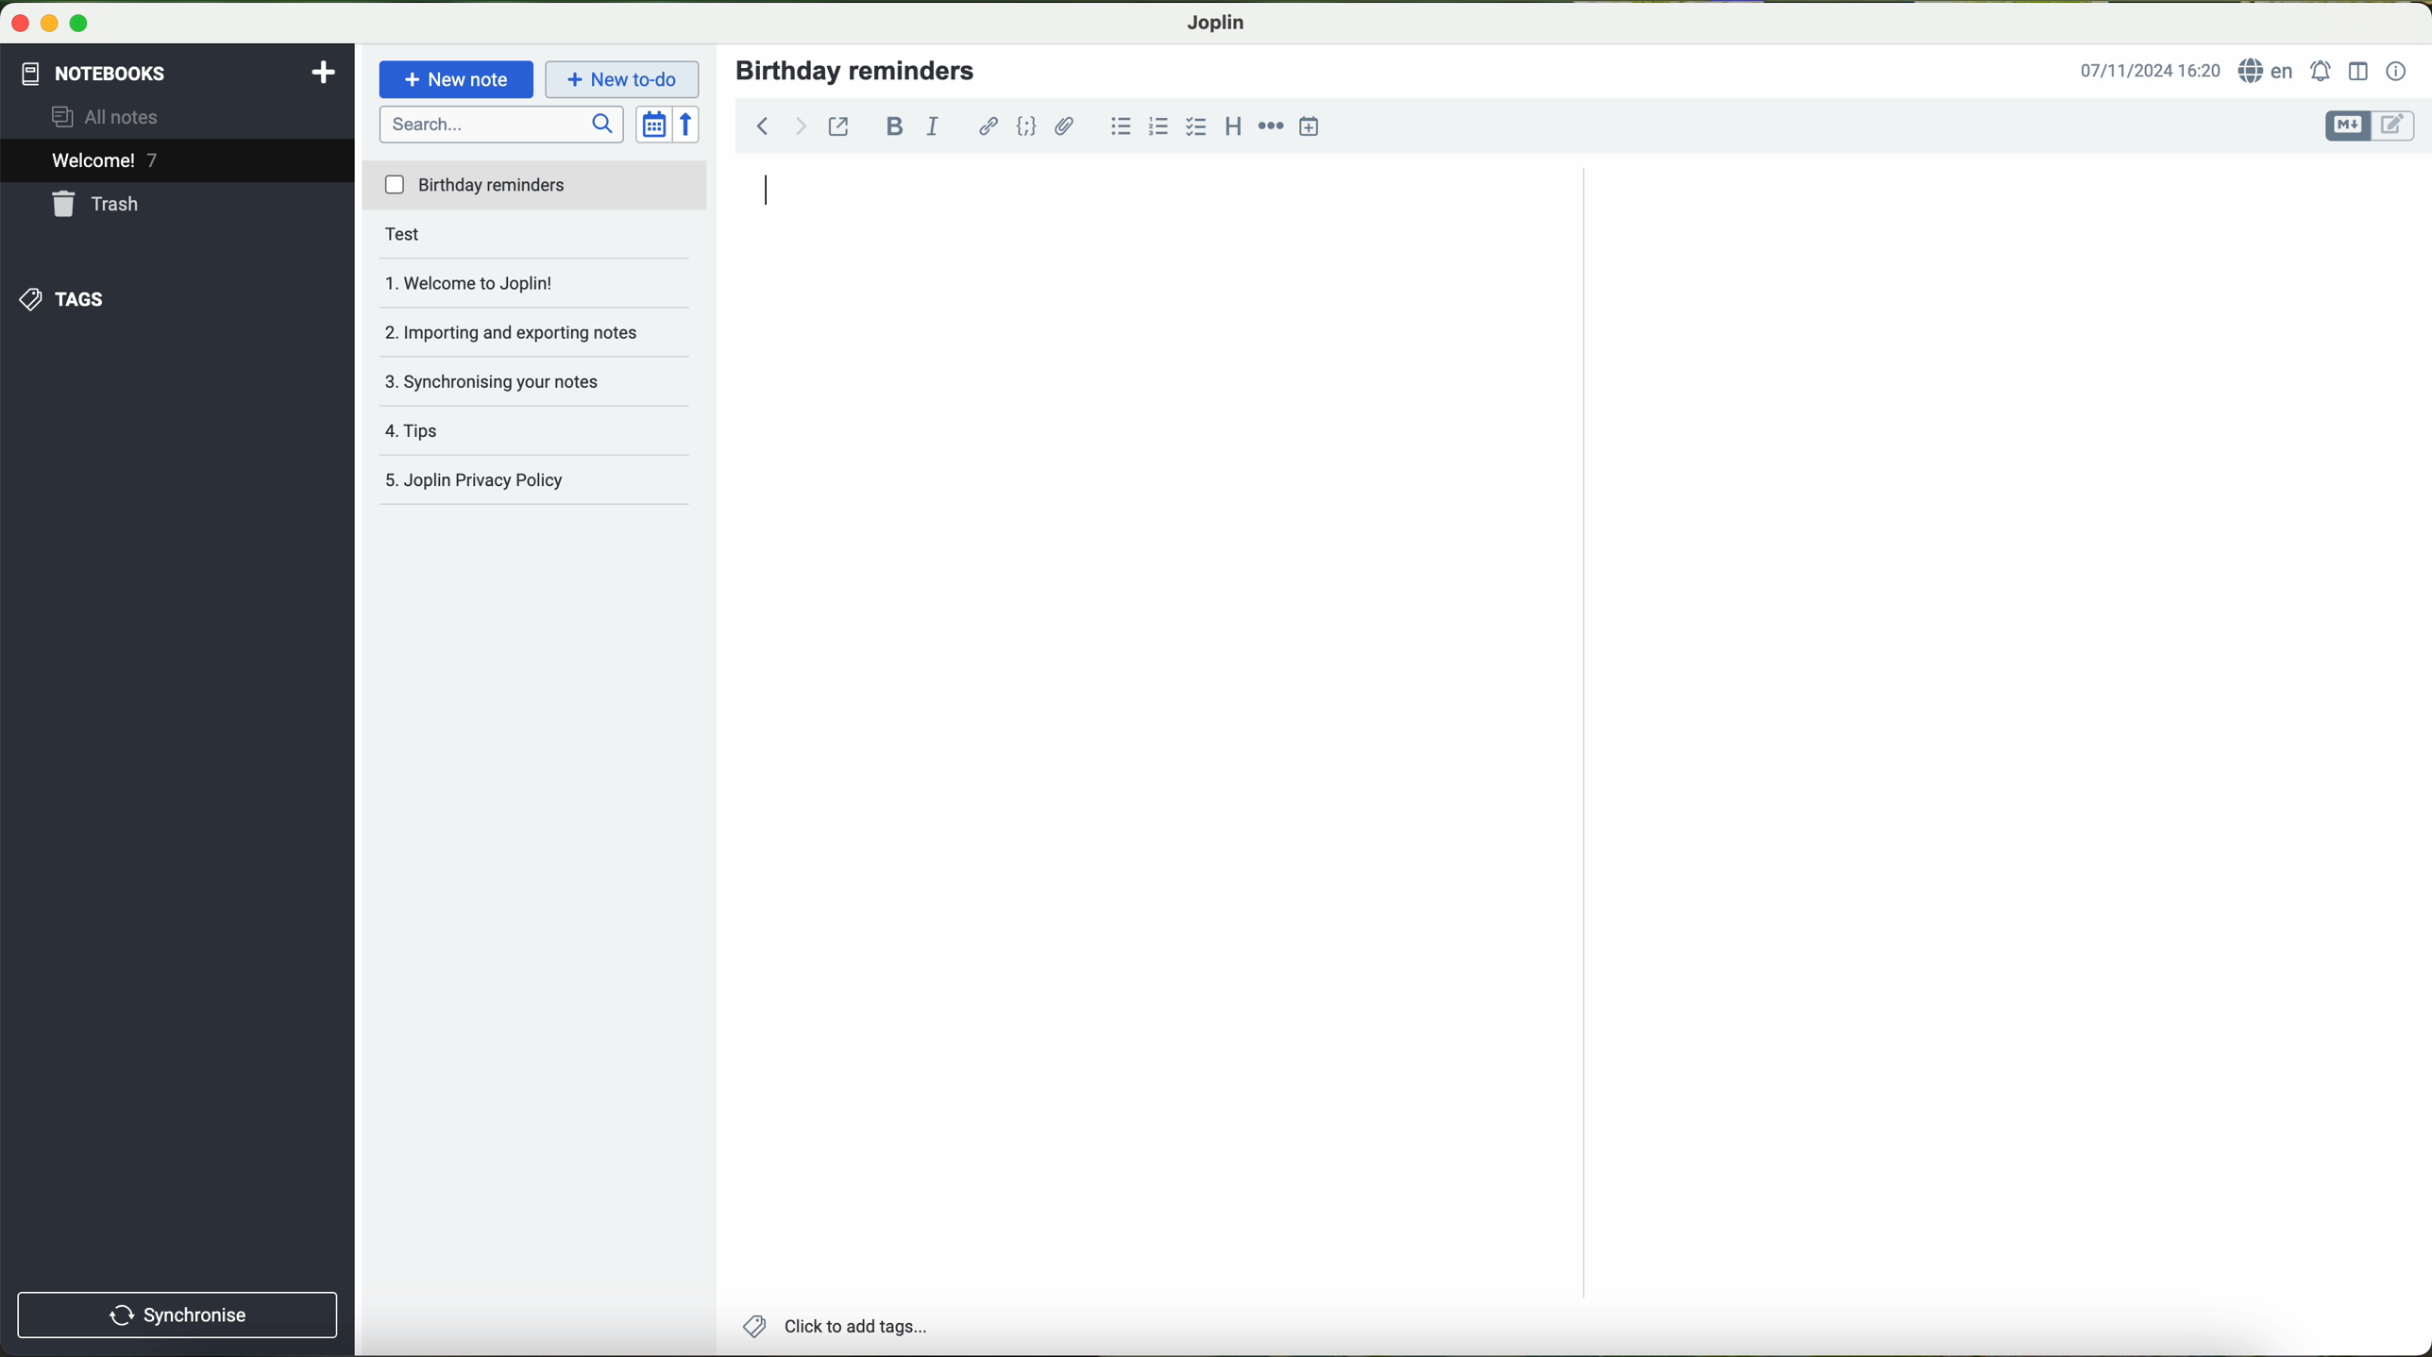 This screenshot has height=1357, width=2432. What do you see at coordinates (449, 424) in the screenshot?
I see `tips` at bounding box center [449, 424].